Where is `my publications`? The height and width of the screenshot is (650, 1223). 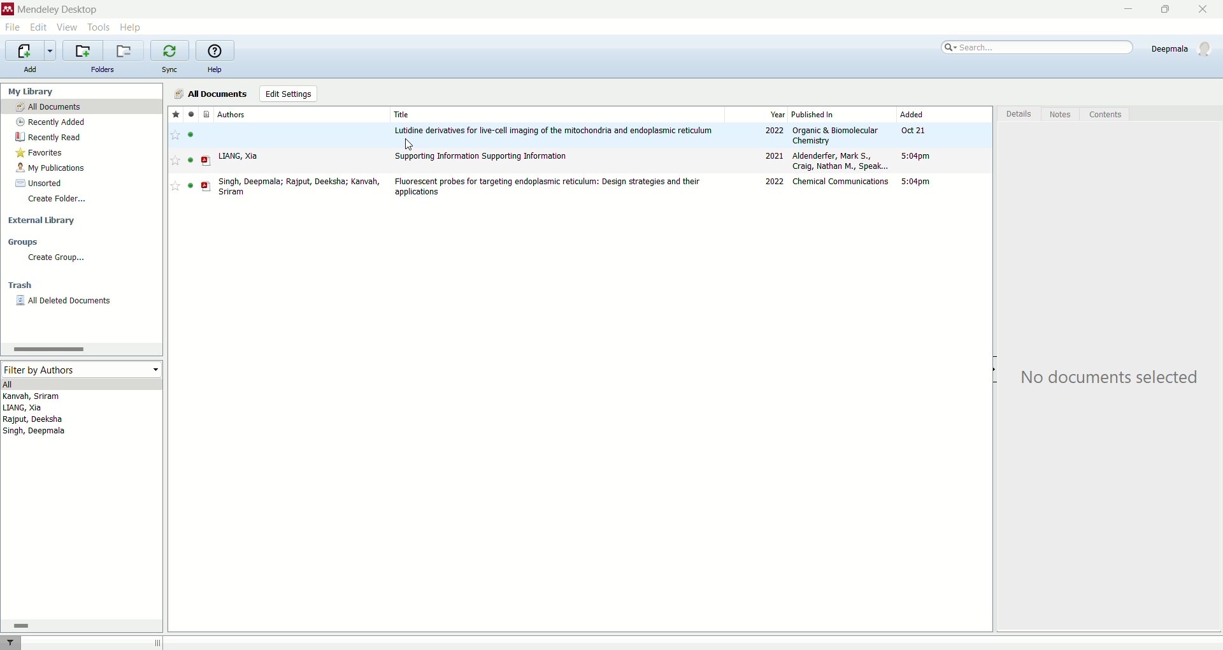
my publications is located at coordinates (50, 169).